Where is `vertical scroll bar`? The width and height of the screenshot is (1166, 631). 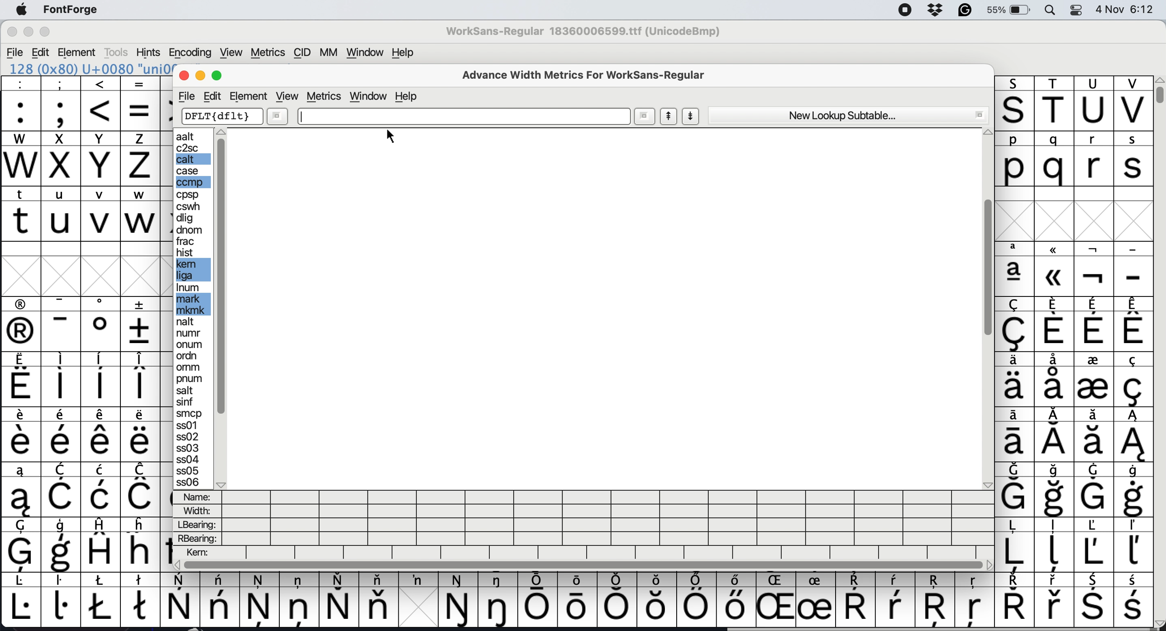 vertical scroll bar is located at coordinates (989, 266).